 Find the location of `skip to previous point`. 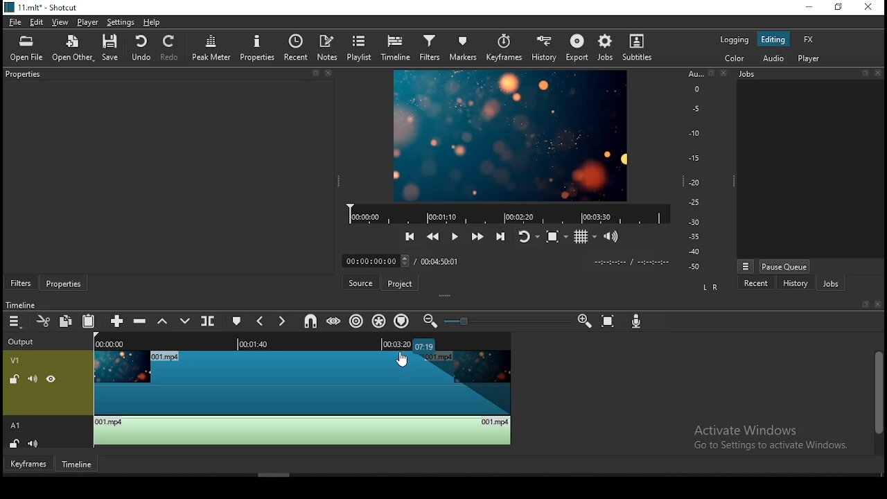

skip to previous point is located at coordinates (410, 236).